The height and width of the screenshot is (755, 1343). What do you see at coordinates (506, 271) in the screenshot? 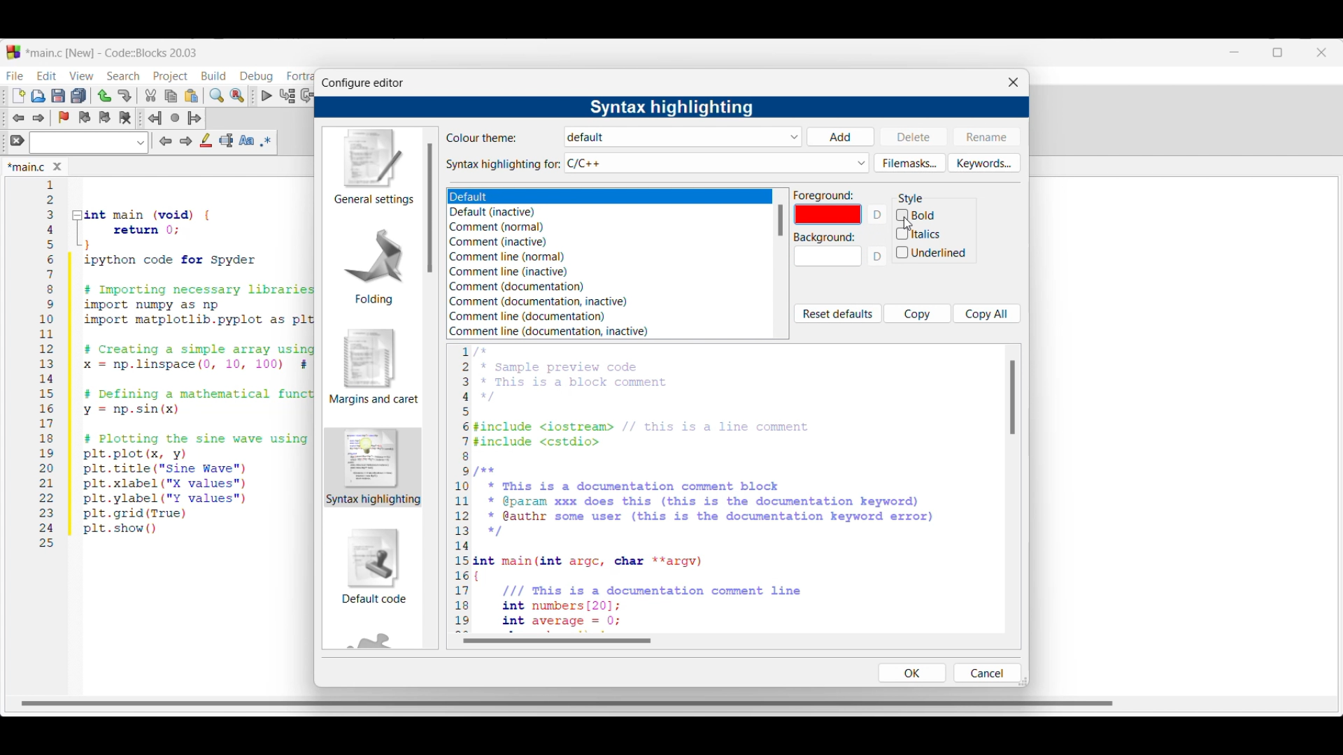
I see `Comment line (inactive` at bounding box center [506, 271].